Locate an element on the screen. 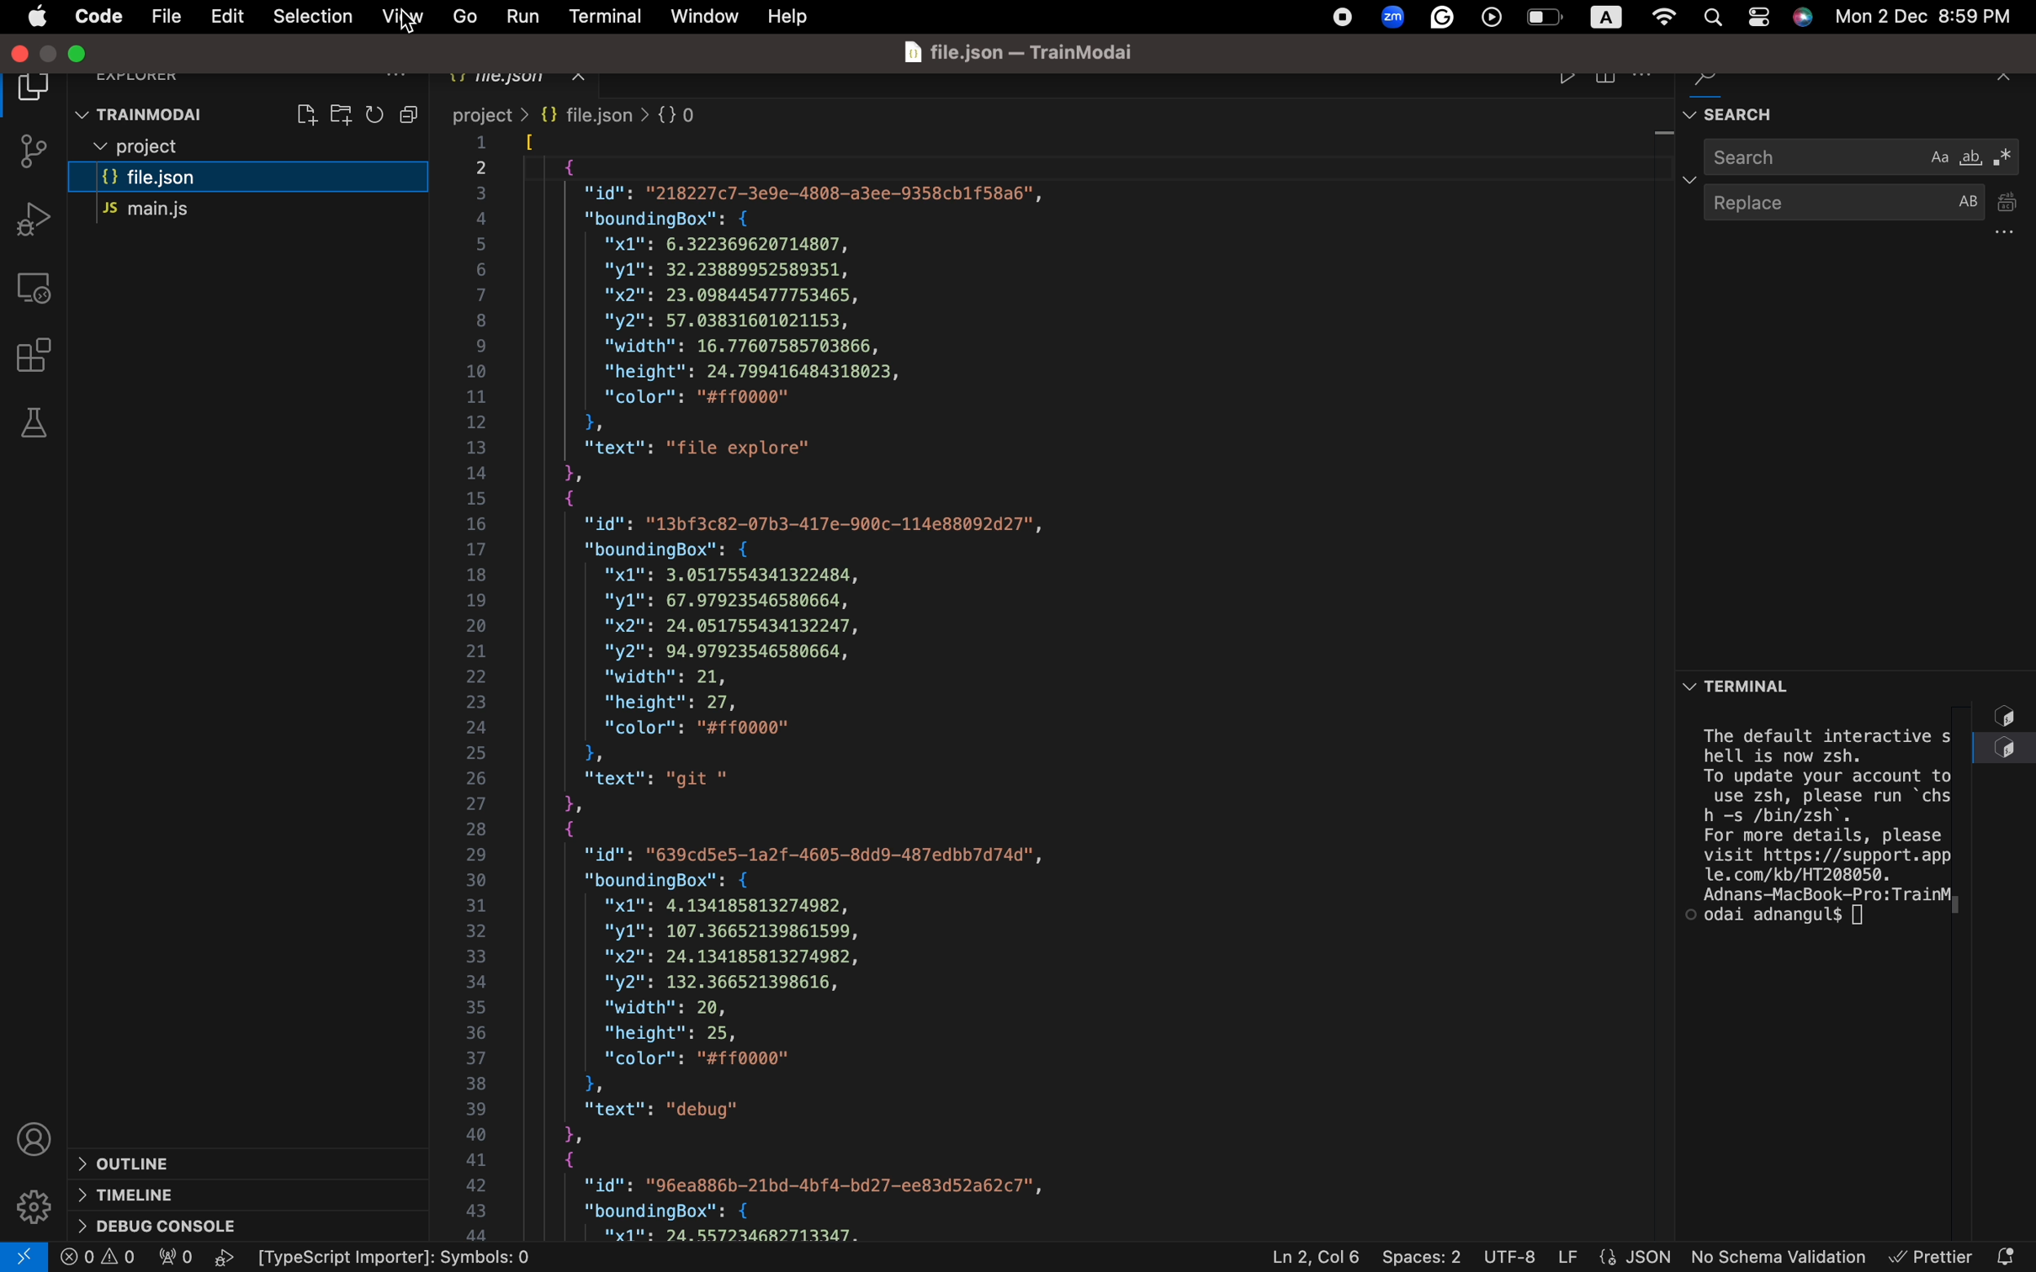 The width and height of the screenshot is (2036, 1272). trainmodal is located at coordinates (143, 114).